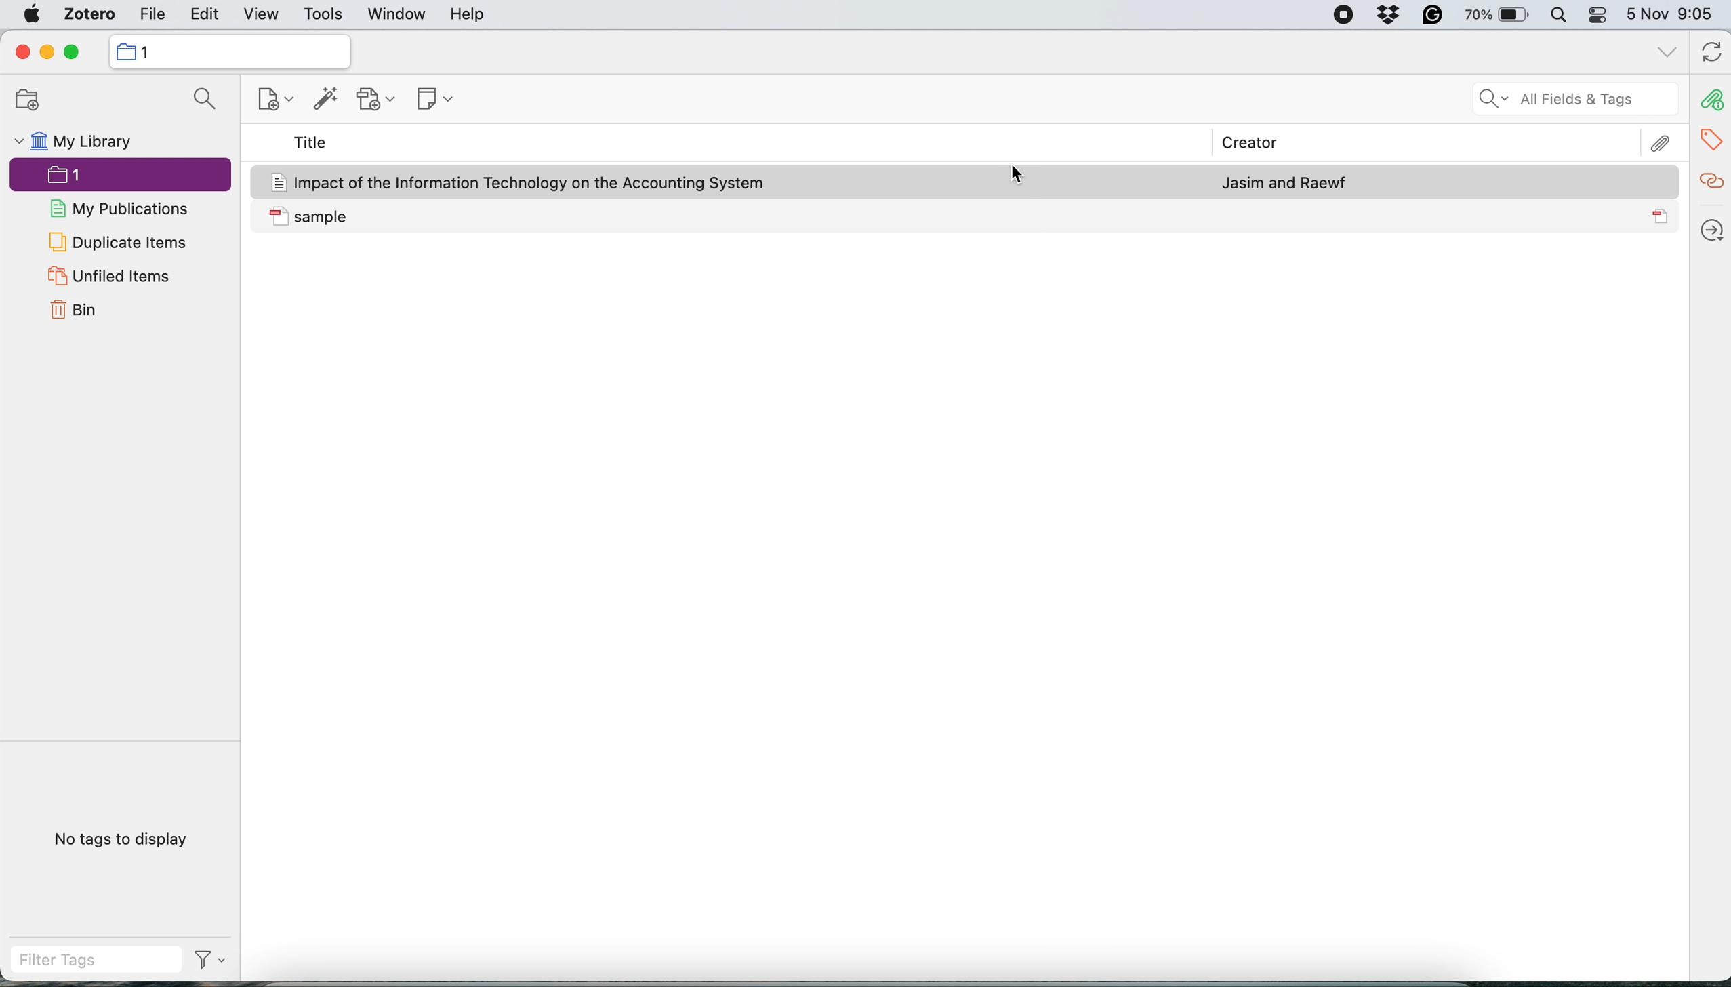 The height and width of the screenshot is (987, 1731). I want to click on locate, so click(1710, 225).